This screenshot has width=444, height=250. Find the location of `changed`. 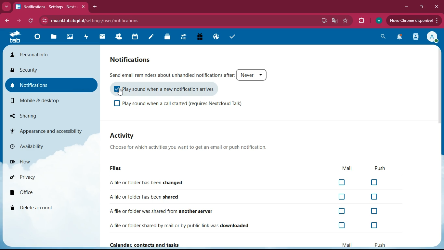

changed is located at coordinates (154, 182).